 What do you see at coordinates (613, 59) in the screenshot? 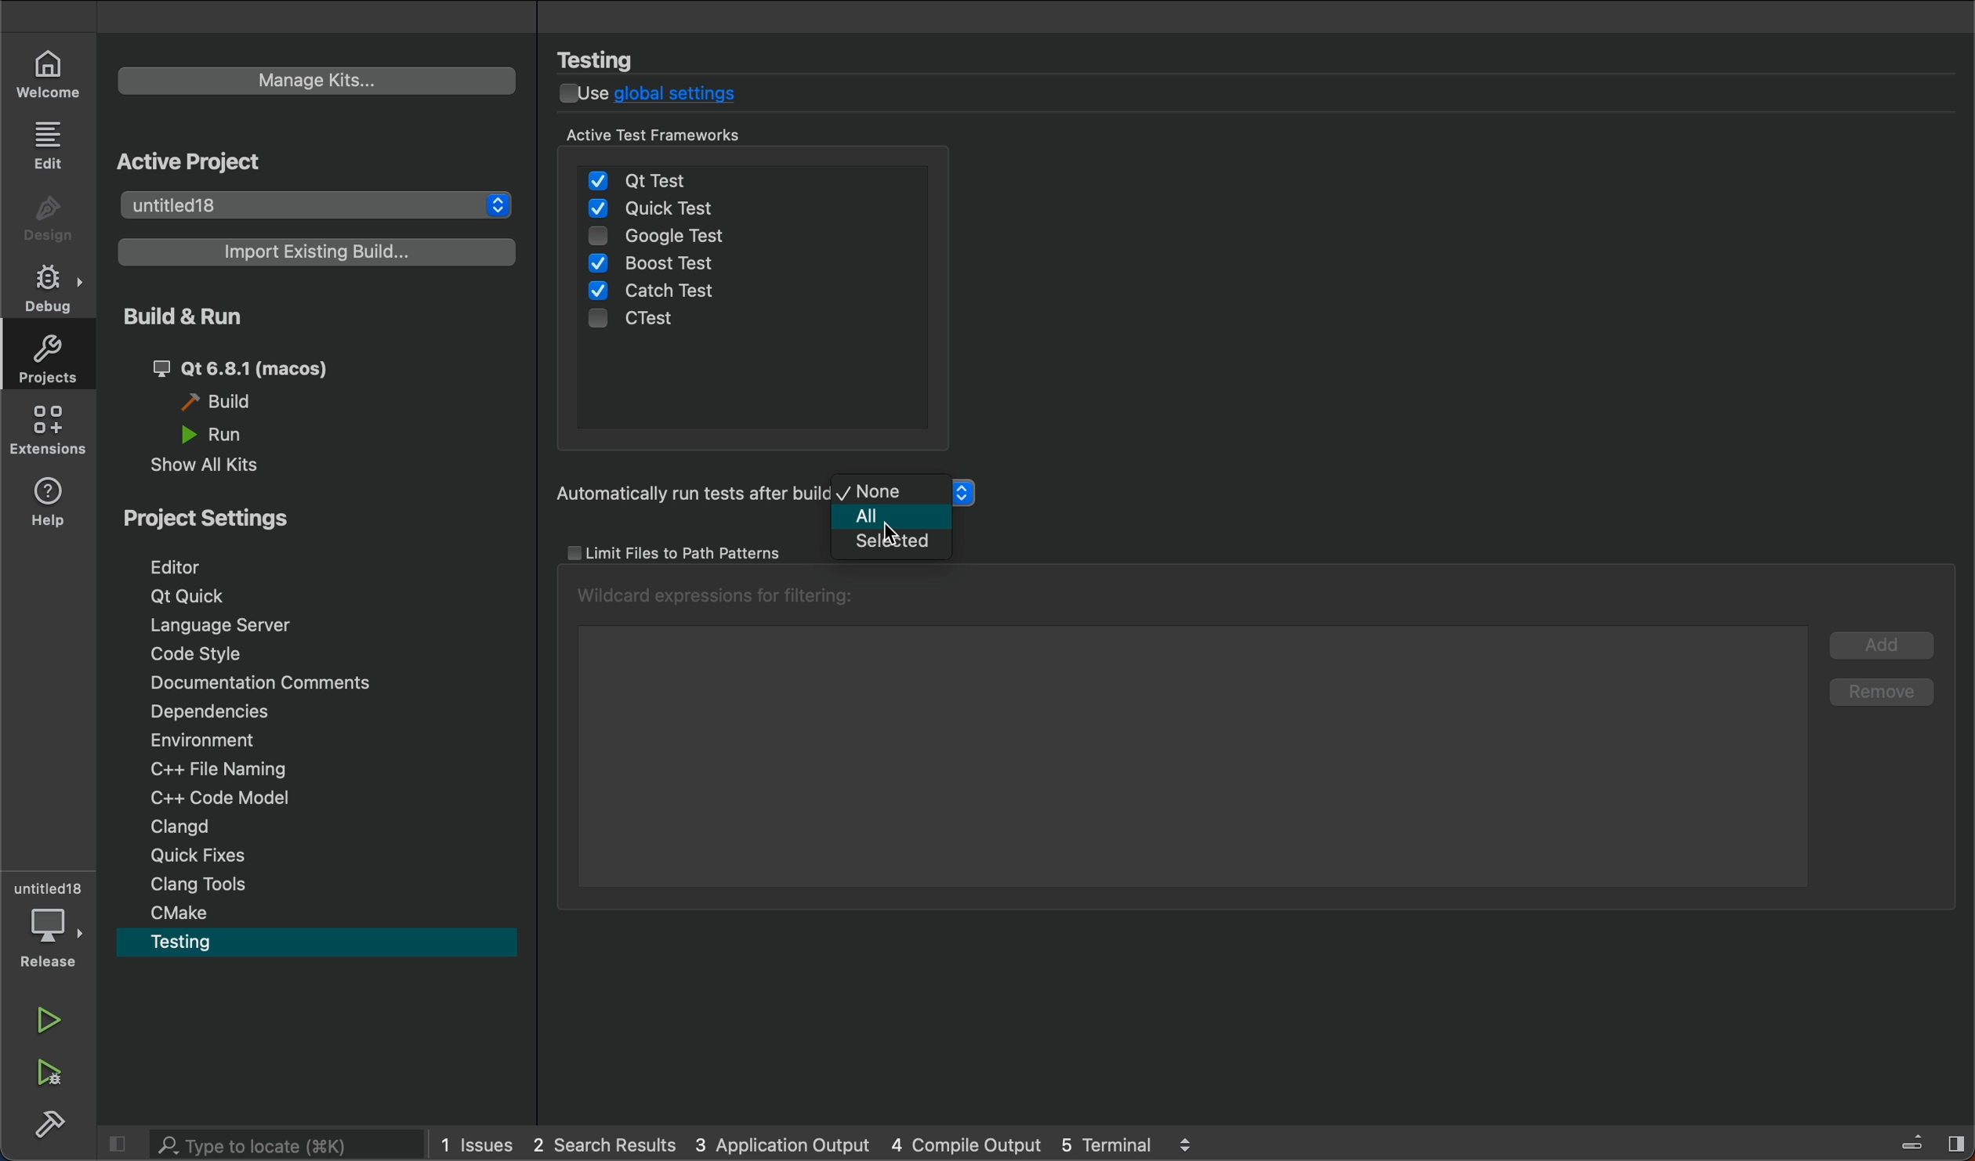
I see `testing` at bounding box center [613, 59].